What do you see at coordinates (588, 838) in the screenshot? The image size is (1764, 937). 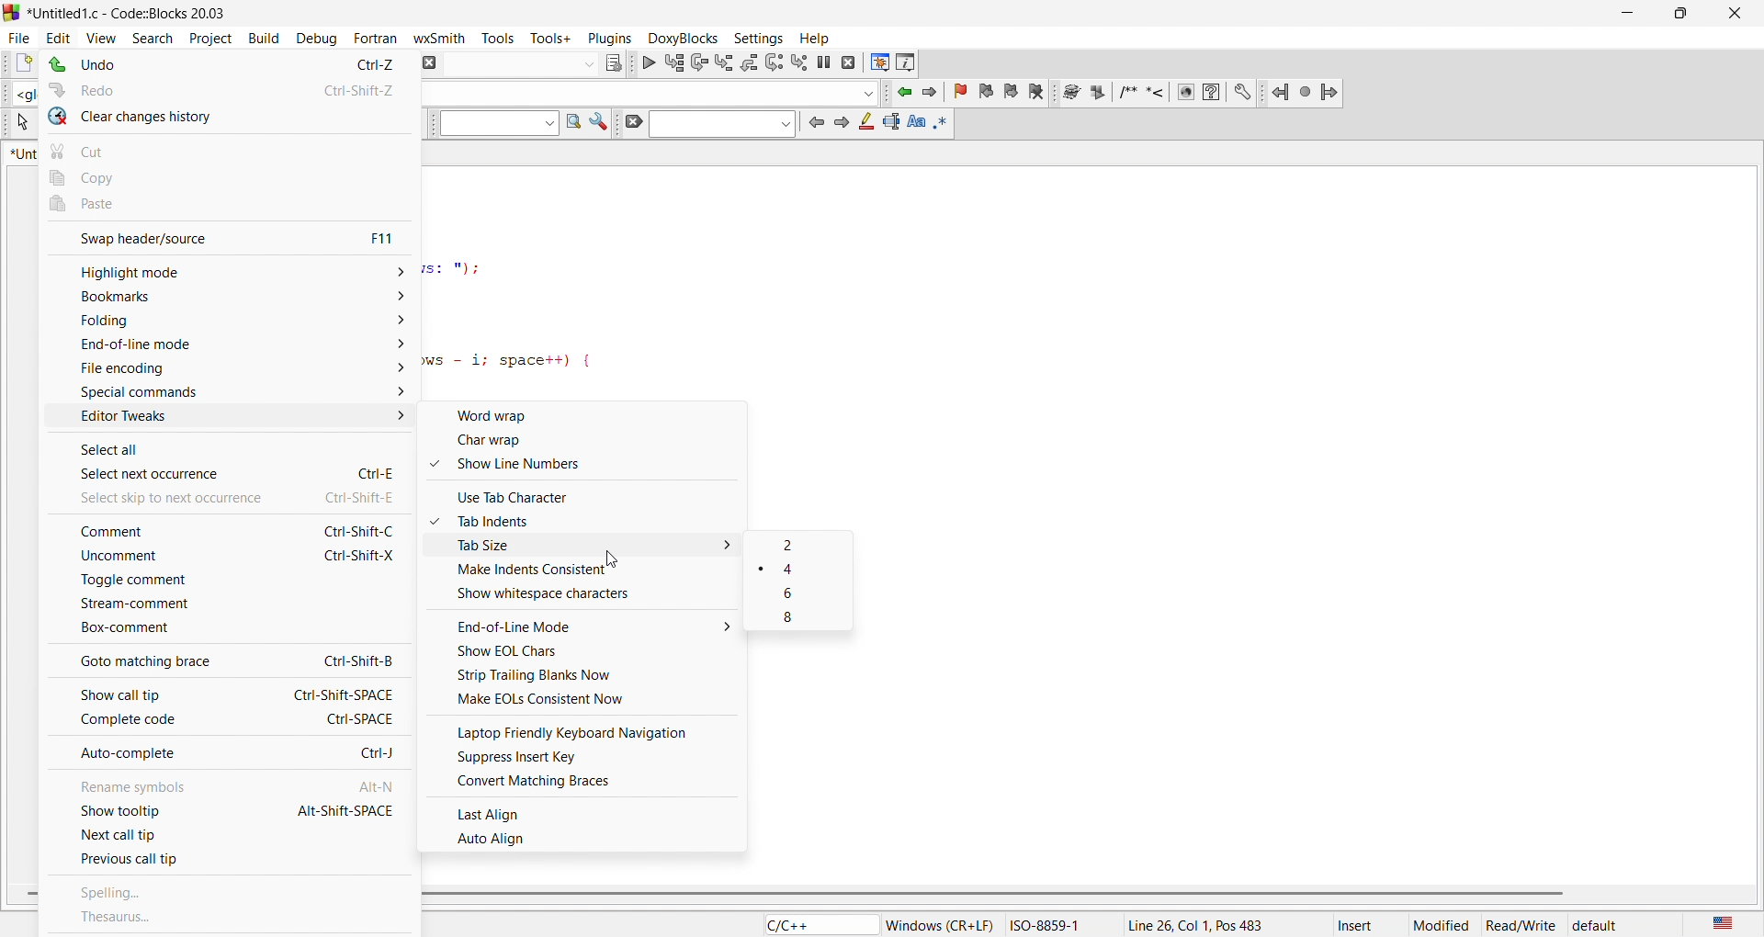 I see `auto align` at bounding box center [588, 838].